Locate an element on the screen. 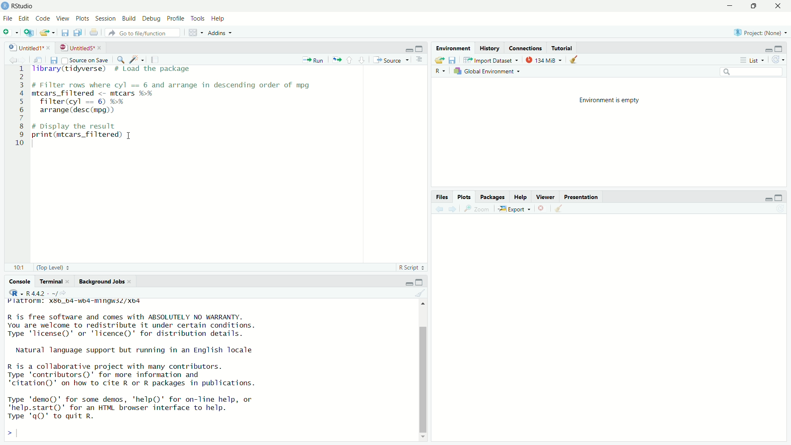 The height and width of the screenshot is (445, 791). maximize is located at coordinates (755, 6).